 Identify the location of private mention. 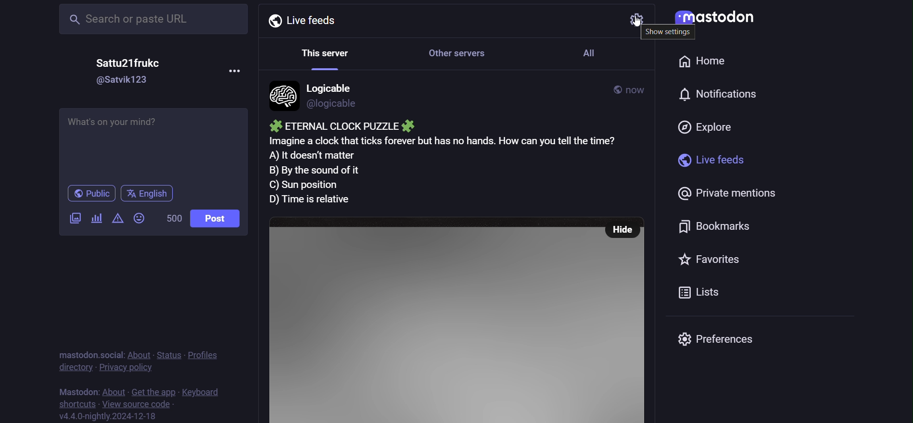
(719, 192).